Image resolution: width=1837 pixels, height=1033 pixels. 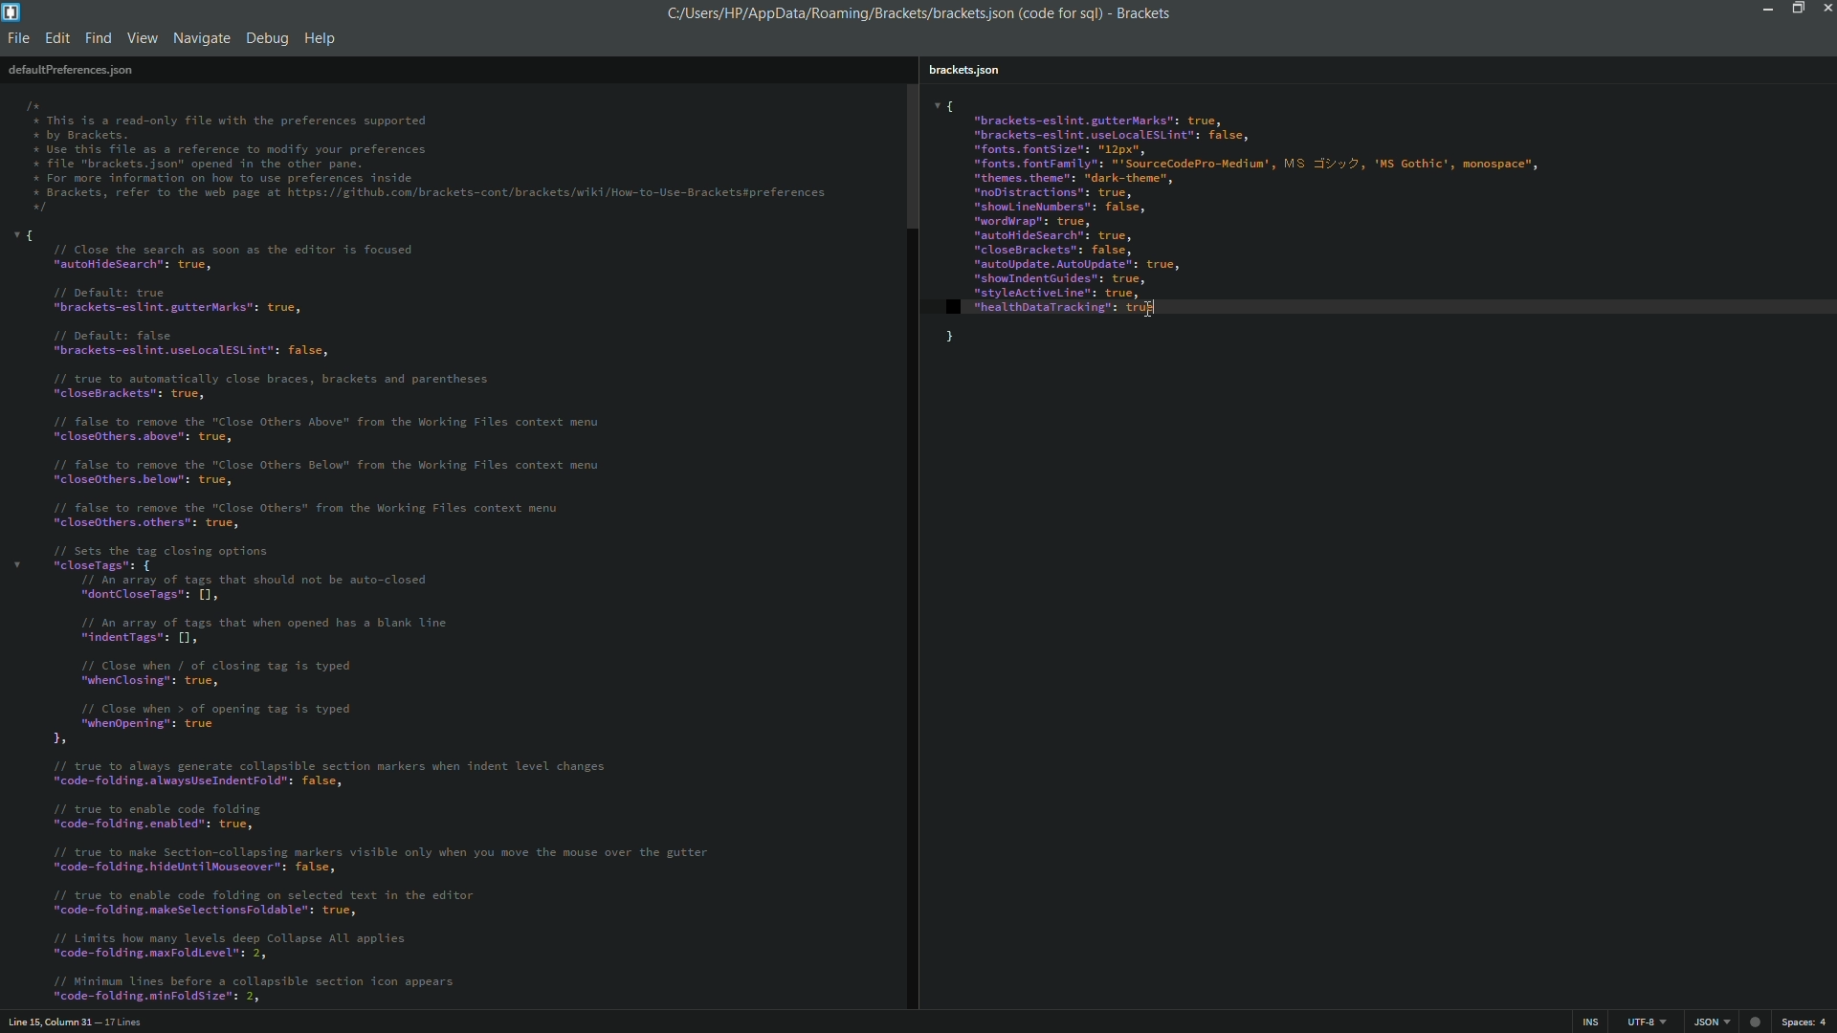 What do you see at coordinates (1585, 1022) in the screenshot?
I see `INS` at bounding box center [1585, 1022].